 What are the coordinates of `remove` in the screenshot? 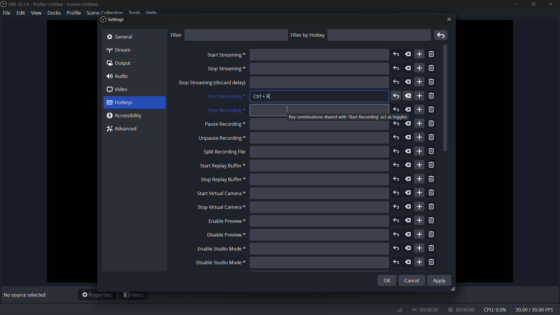 It's located at (431, 262).